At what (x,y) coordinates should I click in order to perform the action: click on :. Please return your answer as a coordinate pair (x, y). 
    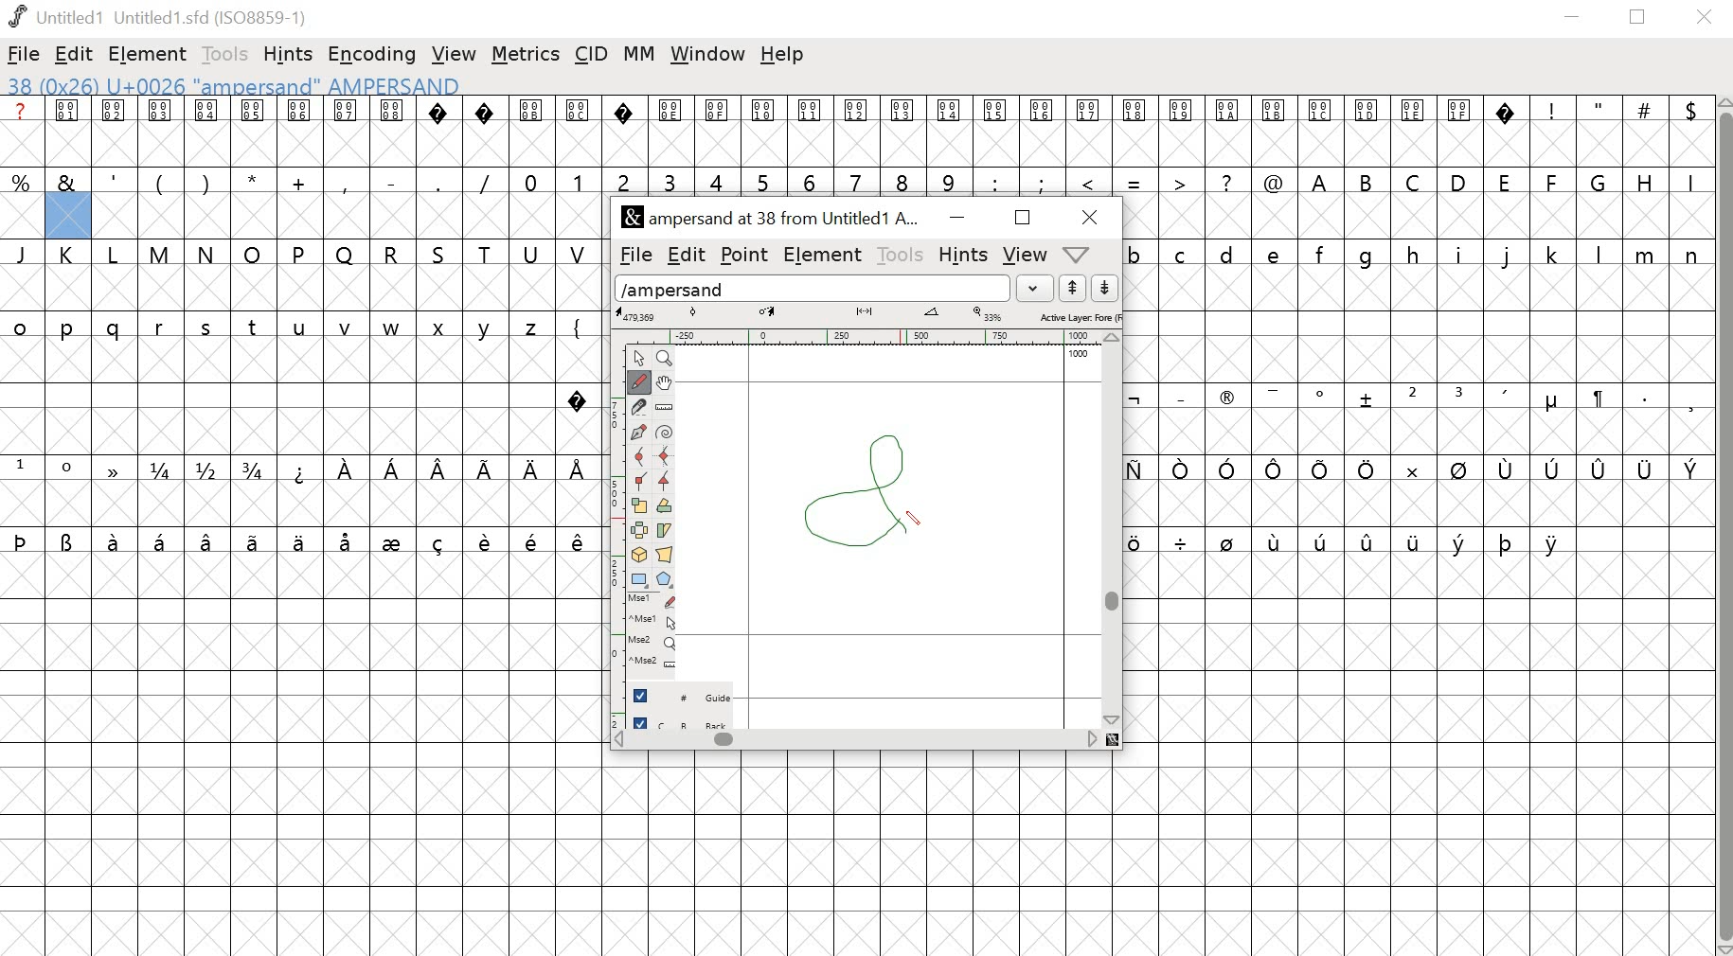
    Looking at the image, I should click on (993, 182).